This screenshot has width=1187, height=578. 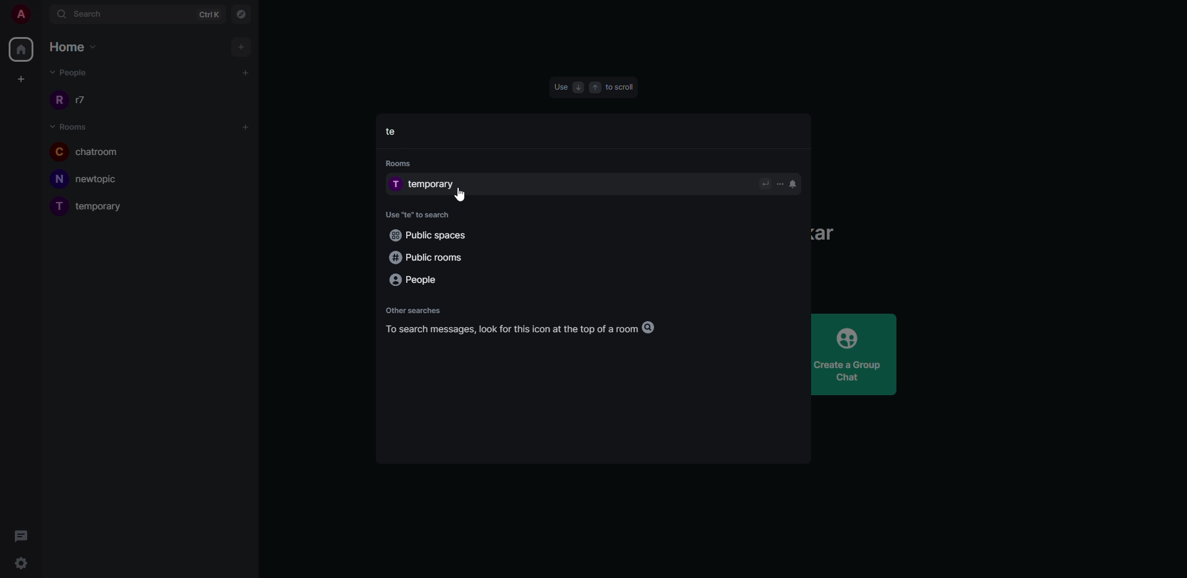 What do you see at coordinates (72, 46) in the screenshot?
I see `home` at bounding box center [72, 46].